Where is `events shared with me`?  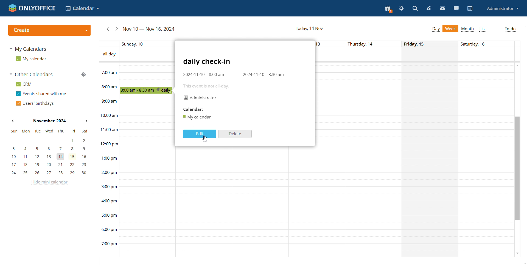 events shared with me is located at coordinates (41, 94).